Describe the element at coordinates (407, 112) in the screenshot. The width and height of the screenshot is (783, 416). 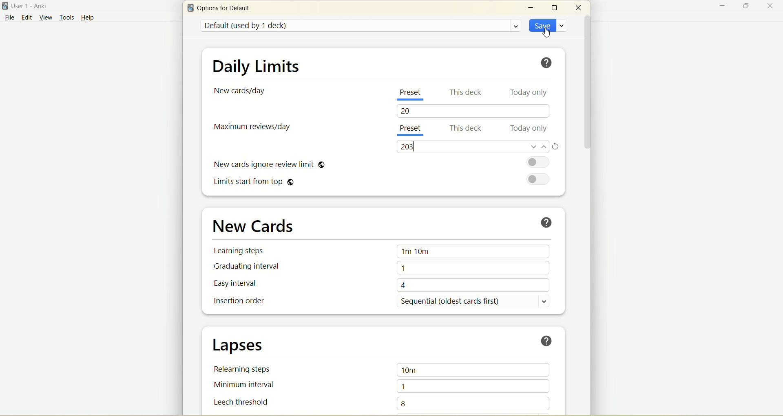
I see `20` at that location.